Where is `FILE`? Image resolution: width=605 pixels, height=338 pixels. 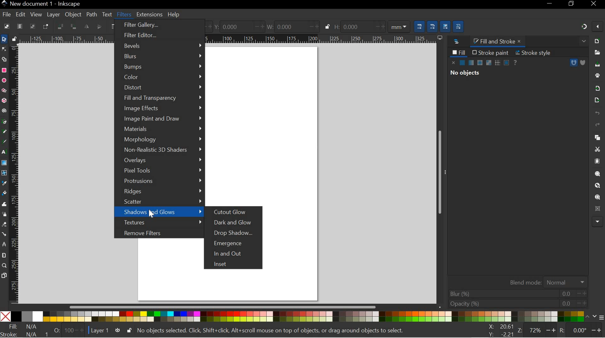 FILE is located at coordinates (5, 15).